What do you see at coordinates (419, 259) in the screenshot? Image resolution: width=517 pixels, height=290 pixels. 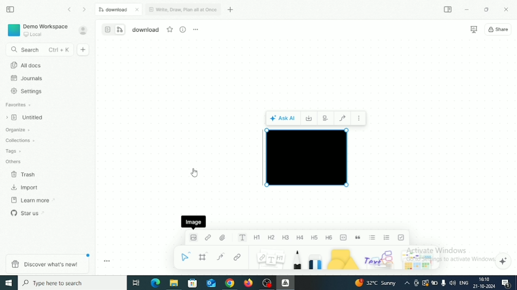 I see `Arrows and stickers` at bounding box center [419, 259].